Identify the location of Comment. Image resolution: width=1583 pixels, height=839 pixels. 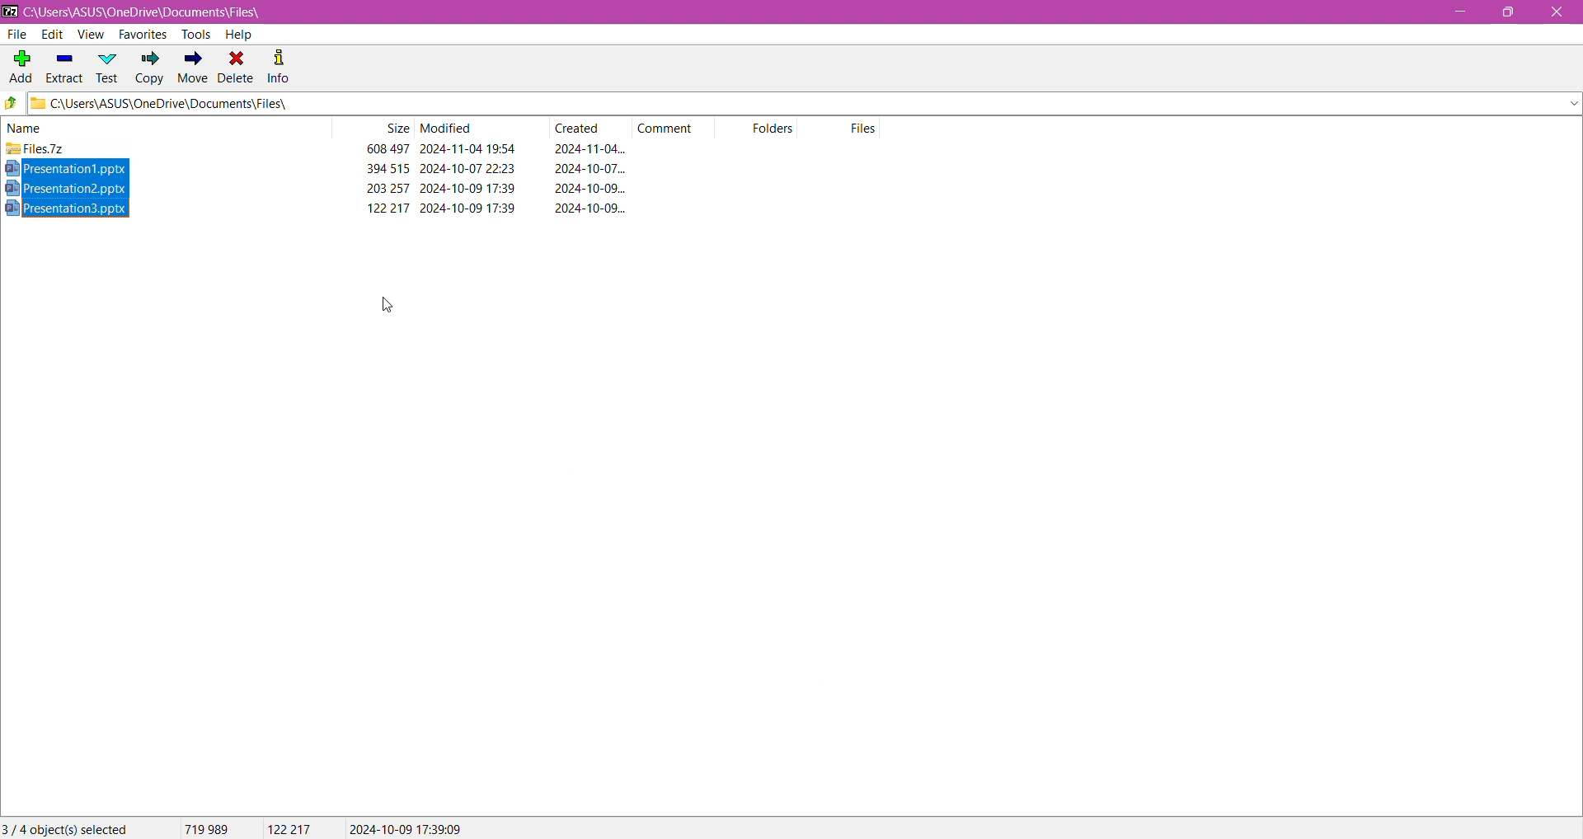
(671, 127).